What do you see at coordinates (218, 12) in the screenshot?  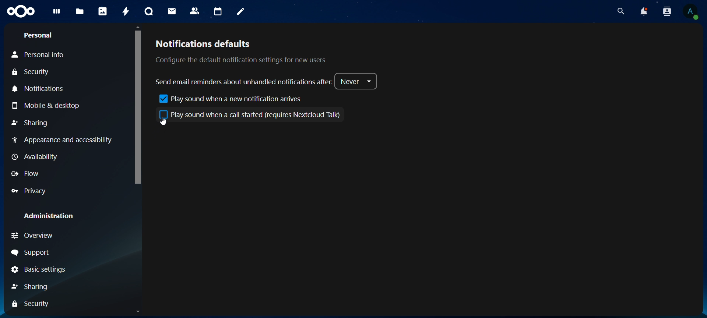 I see `calendar` at bounding box center [218, 12].